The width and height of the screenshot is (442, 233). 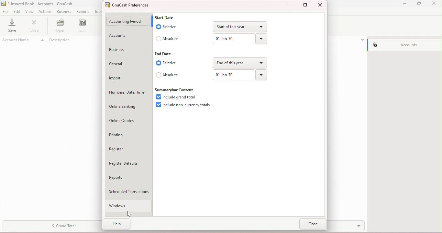 What do you see at coordinates (175, 89) in the screenshot?
I see `SummaryBar content` at bounding box center [175, 89].